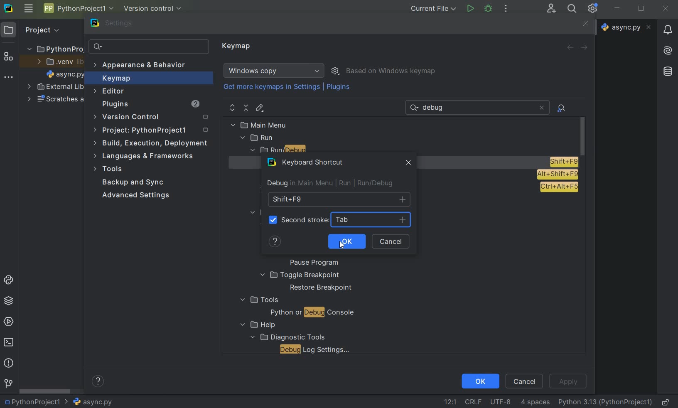  What do you see at coordinates (642, 10) in the screenshot?
I see `restore down` at bounding box center [642, 10].